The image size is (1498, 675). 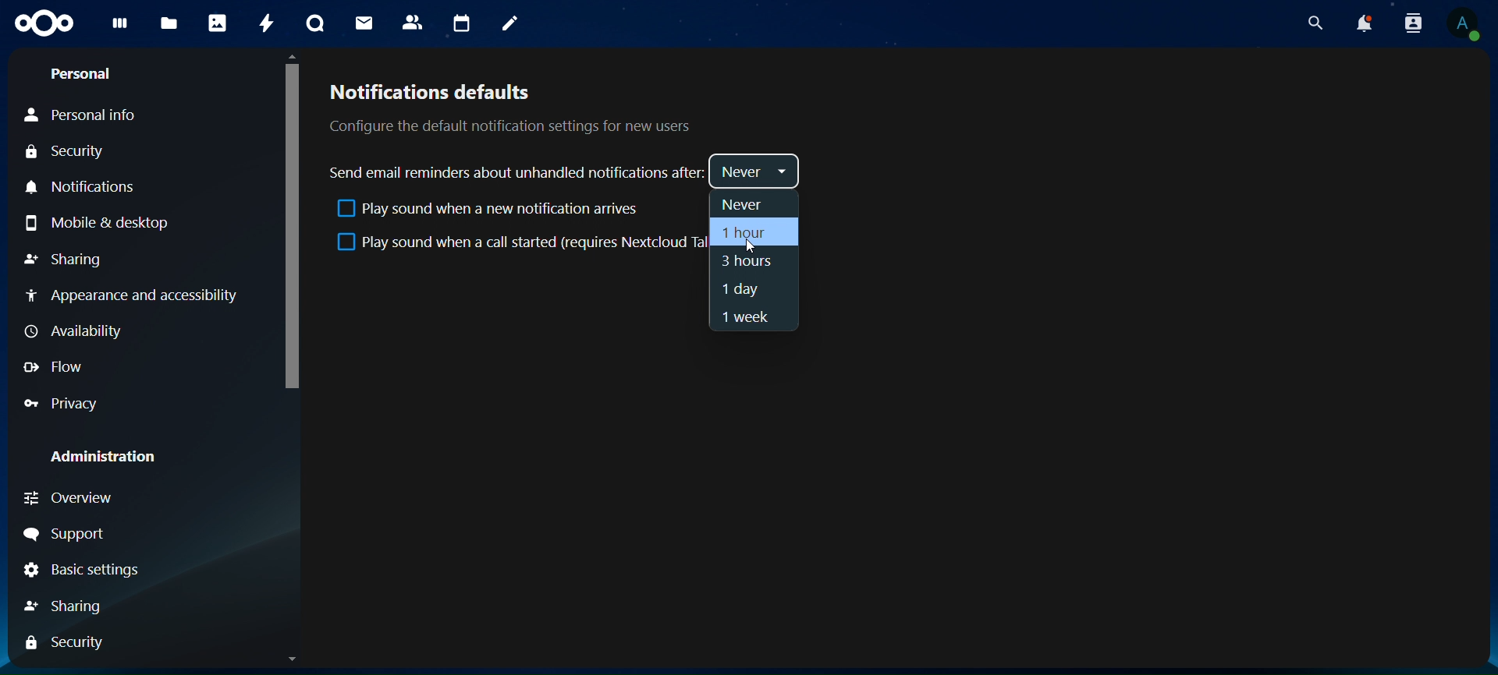 I want to click on mail, so click(x=366, y=22).